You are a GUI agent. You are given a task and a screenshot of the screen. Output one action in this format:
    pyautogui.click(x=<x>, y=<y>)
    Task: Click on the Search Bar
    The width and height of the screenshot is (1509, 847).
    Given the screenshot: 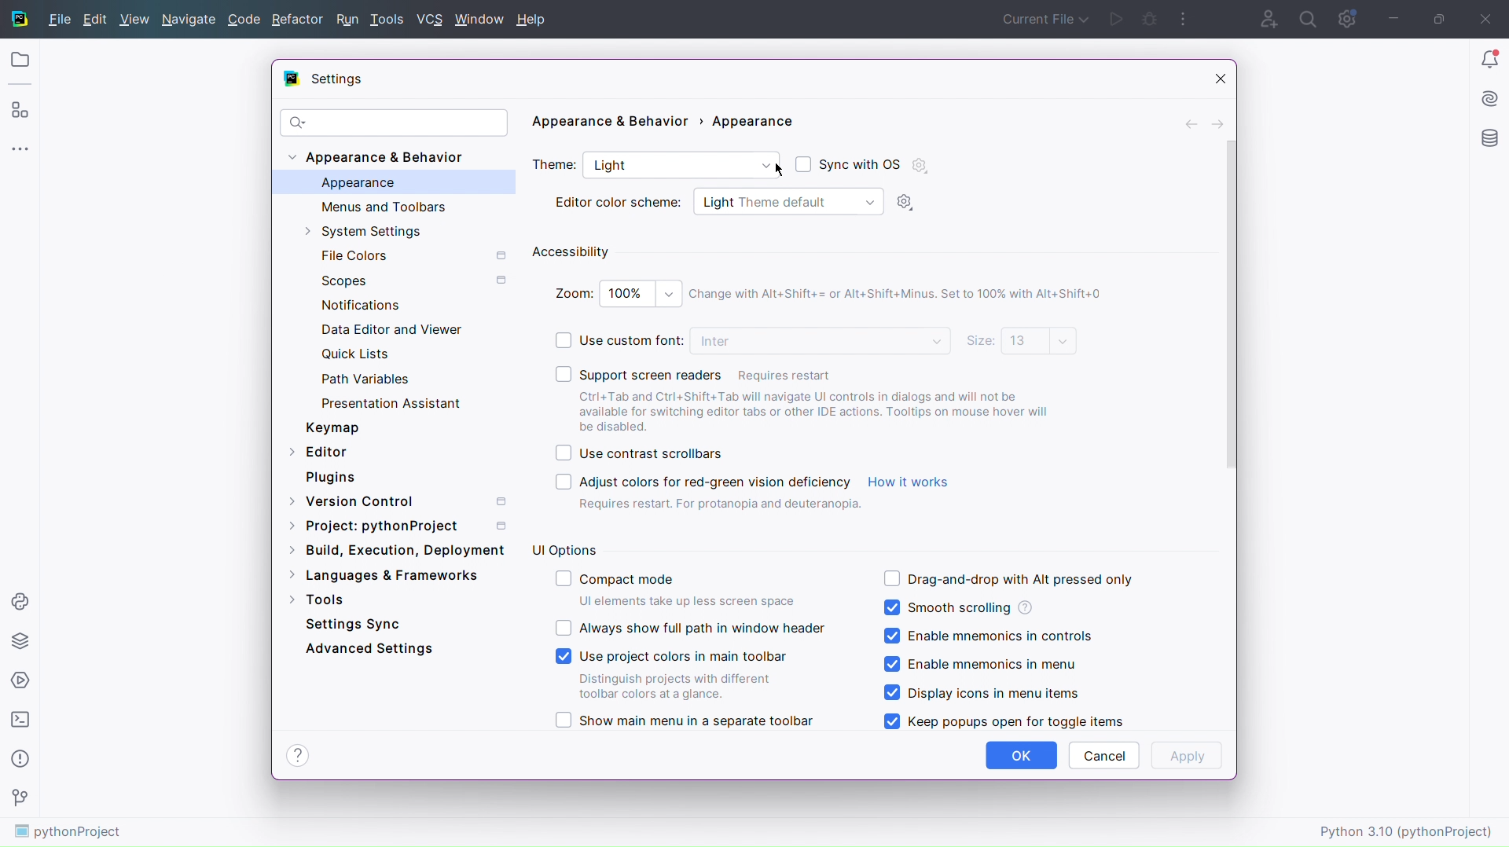 What is the action you would take?
    pyautogui.click(x=394, y=123)
    